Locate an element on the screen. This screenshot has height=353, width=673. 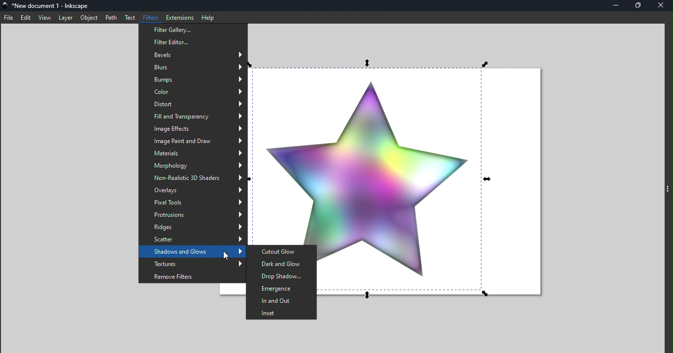
Minimize is located at coordinates (613, 6).